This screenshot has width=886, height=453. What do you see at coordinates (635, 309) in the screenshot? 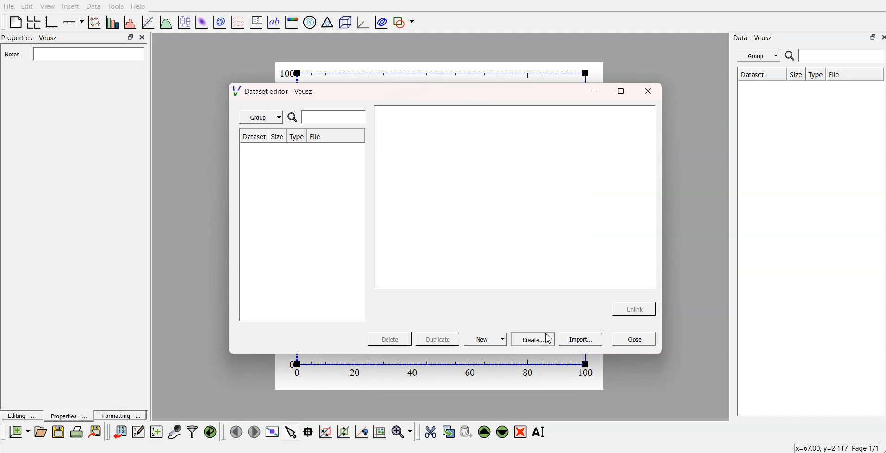
I see `Unlink` at bounding box center [635, 309].